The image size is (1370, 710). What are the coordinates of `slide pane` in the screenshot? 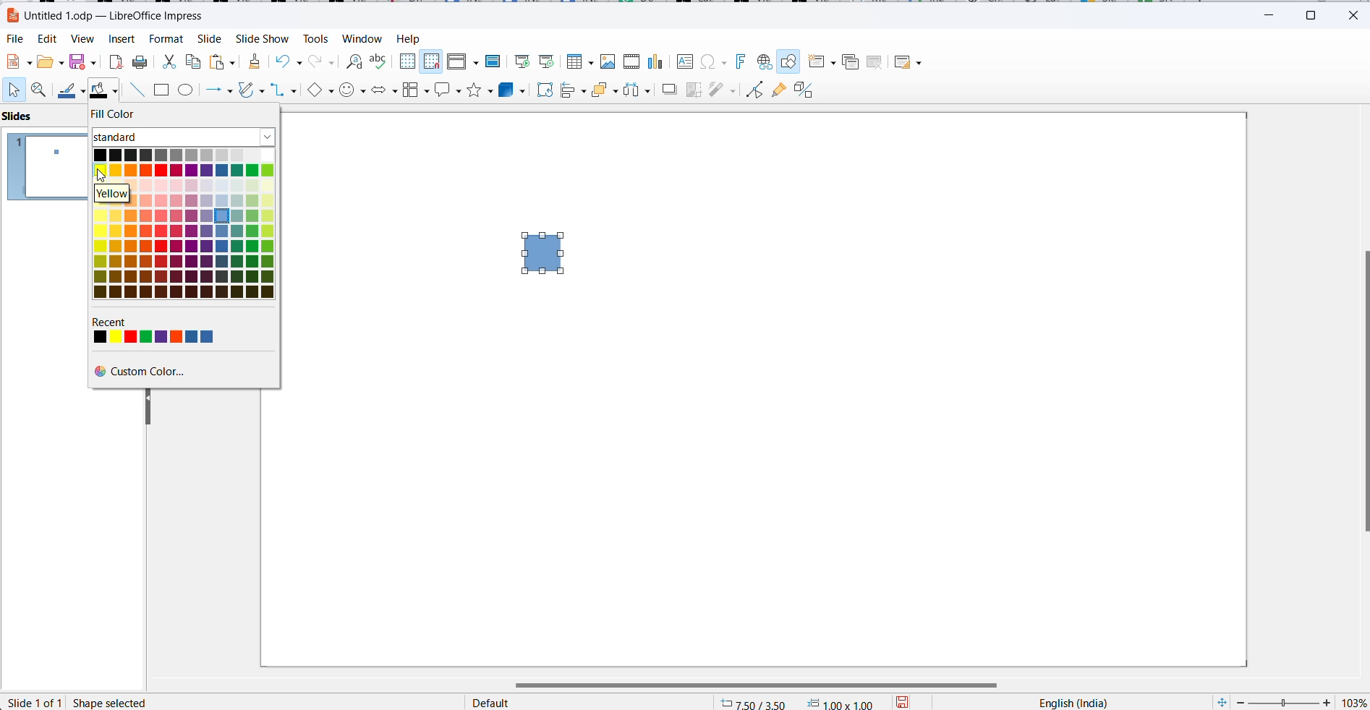 It's located at (33, 116).